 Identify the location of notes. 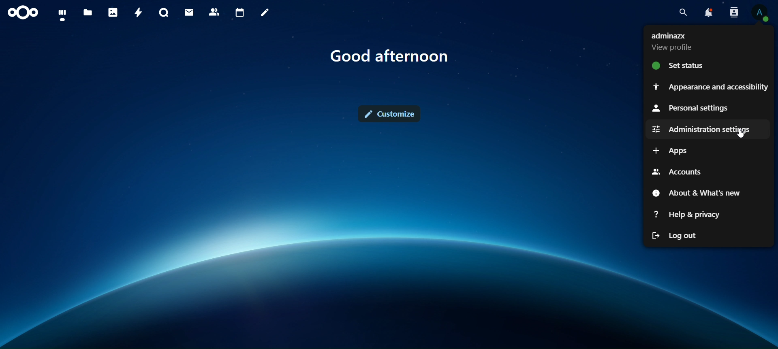
(265, 14).